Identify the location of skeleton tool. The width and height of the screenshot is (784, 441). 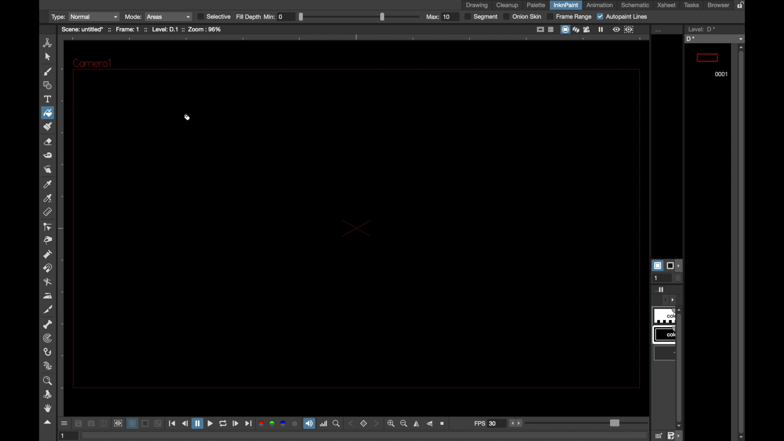
(47, 325).